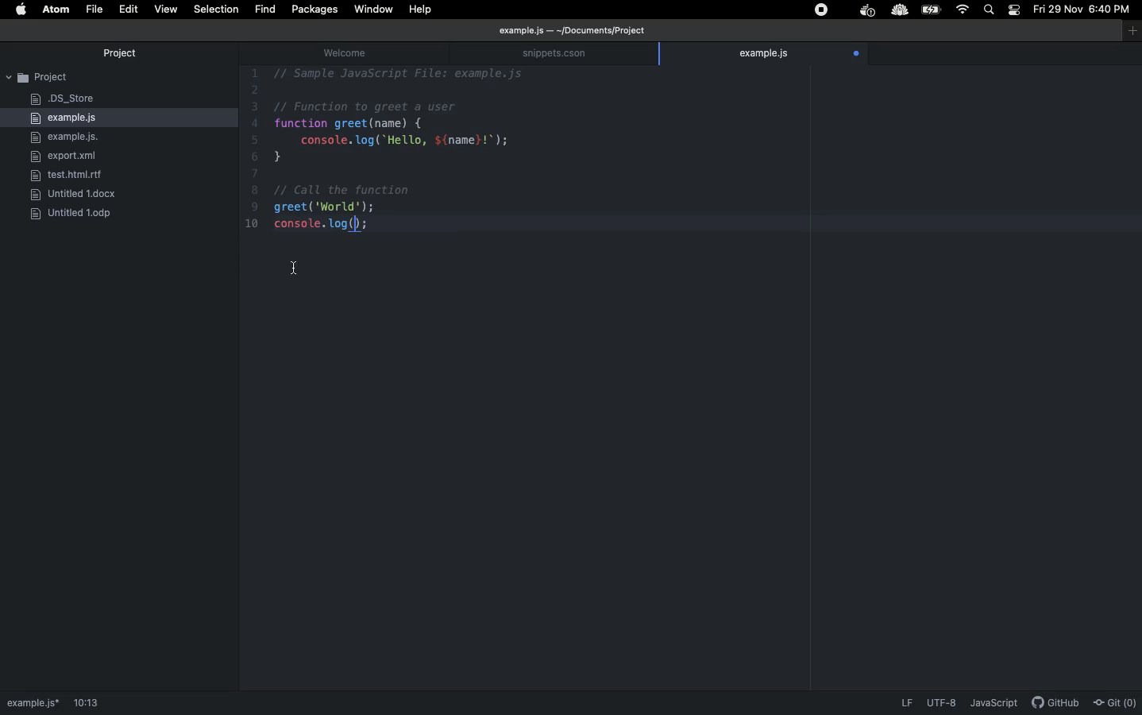 The width and height of the screenshot is (1142, 715). I want to click on Internet, so click(963, 10).